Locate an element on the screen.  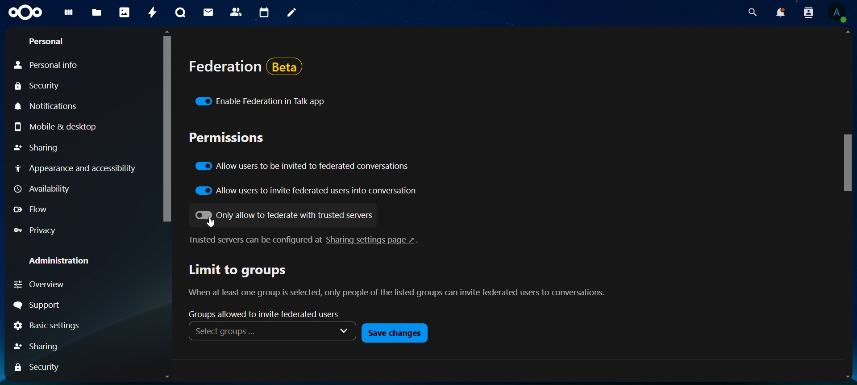
scroll bar is located at coordinates (845, 164).